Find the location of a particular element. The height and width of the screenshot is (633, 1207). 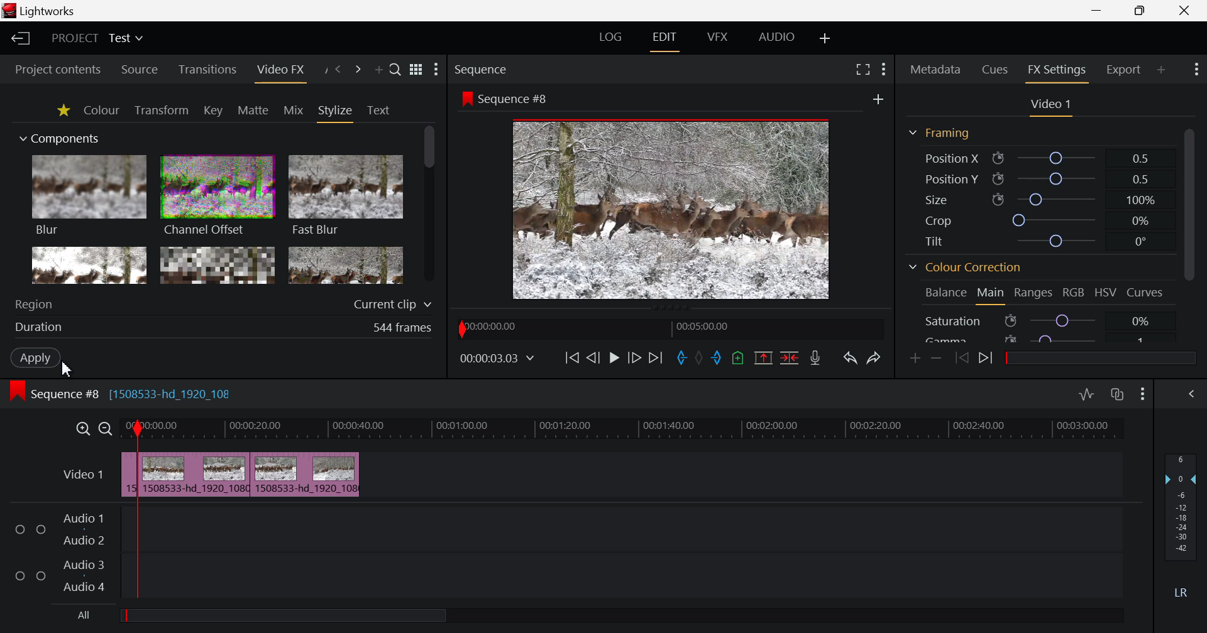

Decibel Level is located at coordinates (1181, 522).